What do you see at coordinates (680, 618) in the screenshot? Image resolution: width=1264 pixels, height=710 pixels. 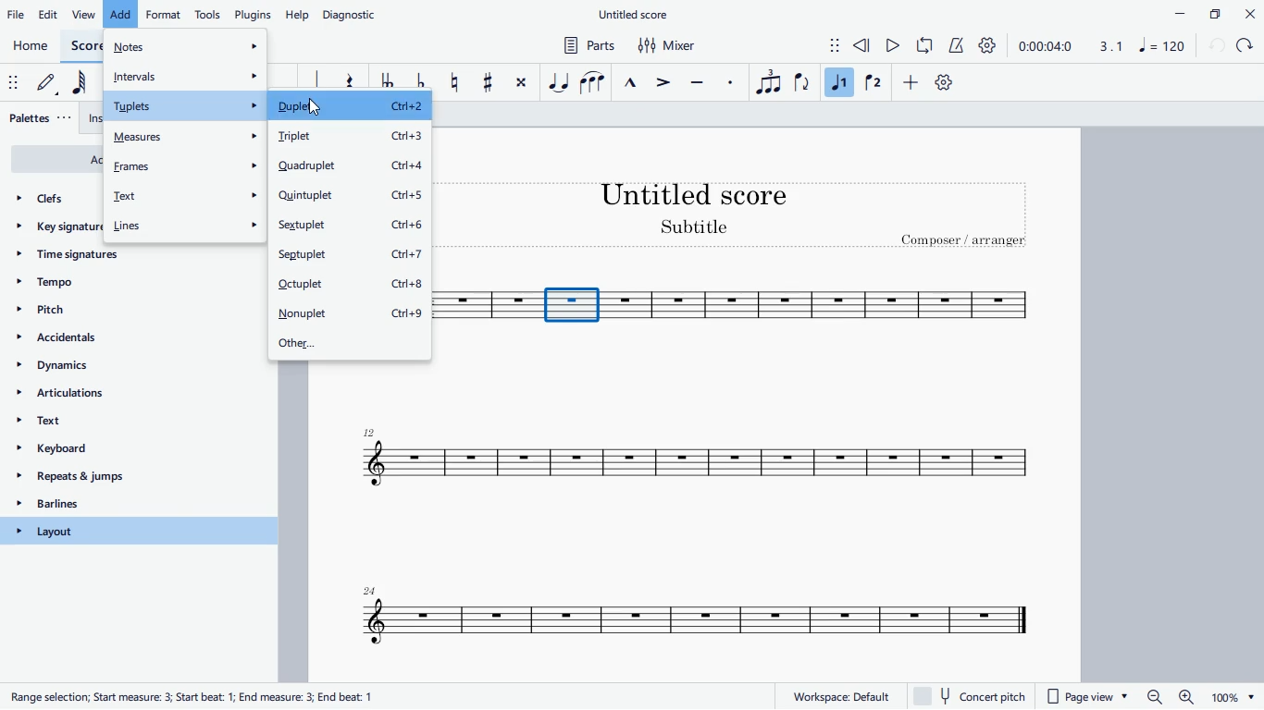 I see `score` at bounding box center [680, 618].